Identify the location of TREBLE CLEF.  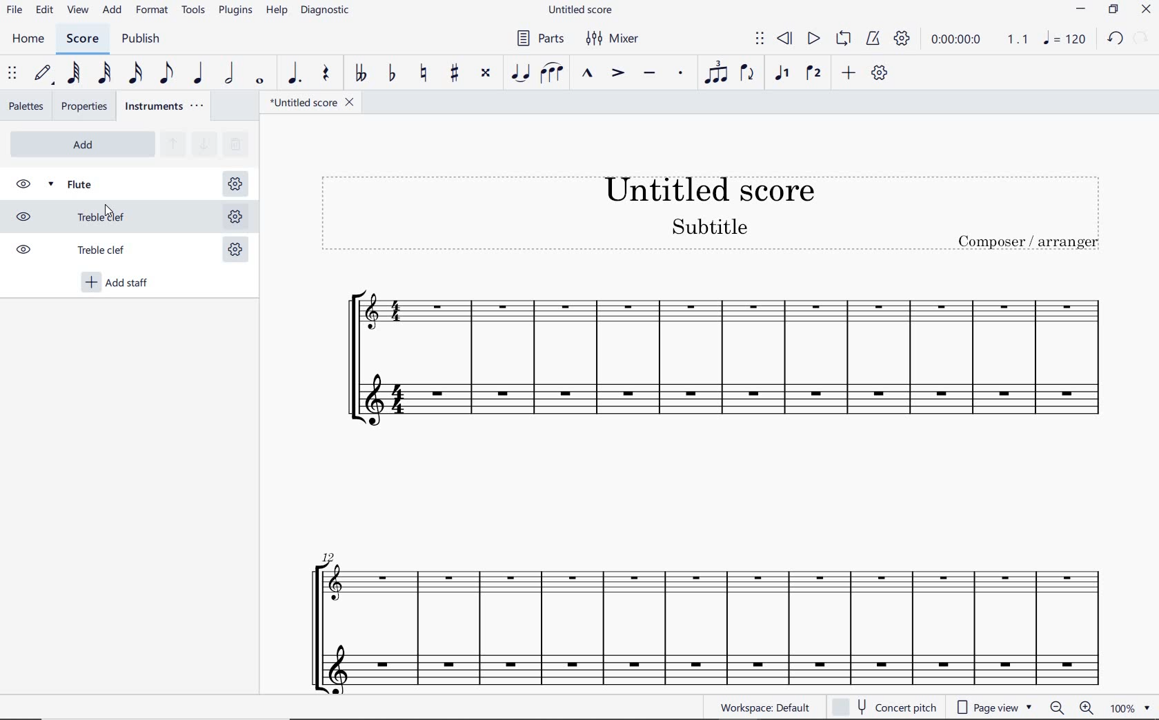
(85, 252).